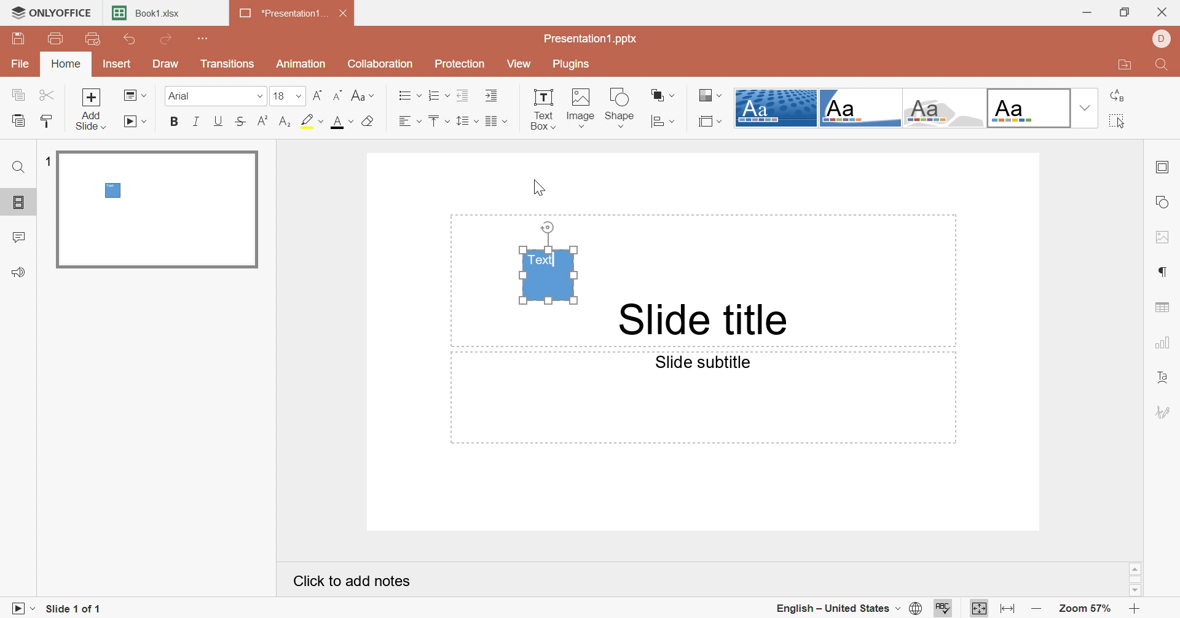 The height and width of the screenshot is (618, 1180). What do you see at coordinates (20, 39) in the screenshot?
I see `Save` at bounding box center [20, 39].